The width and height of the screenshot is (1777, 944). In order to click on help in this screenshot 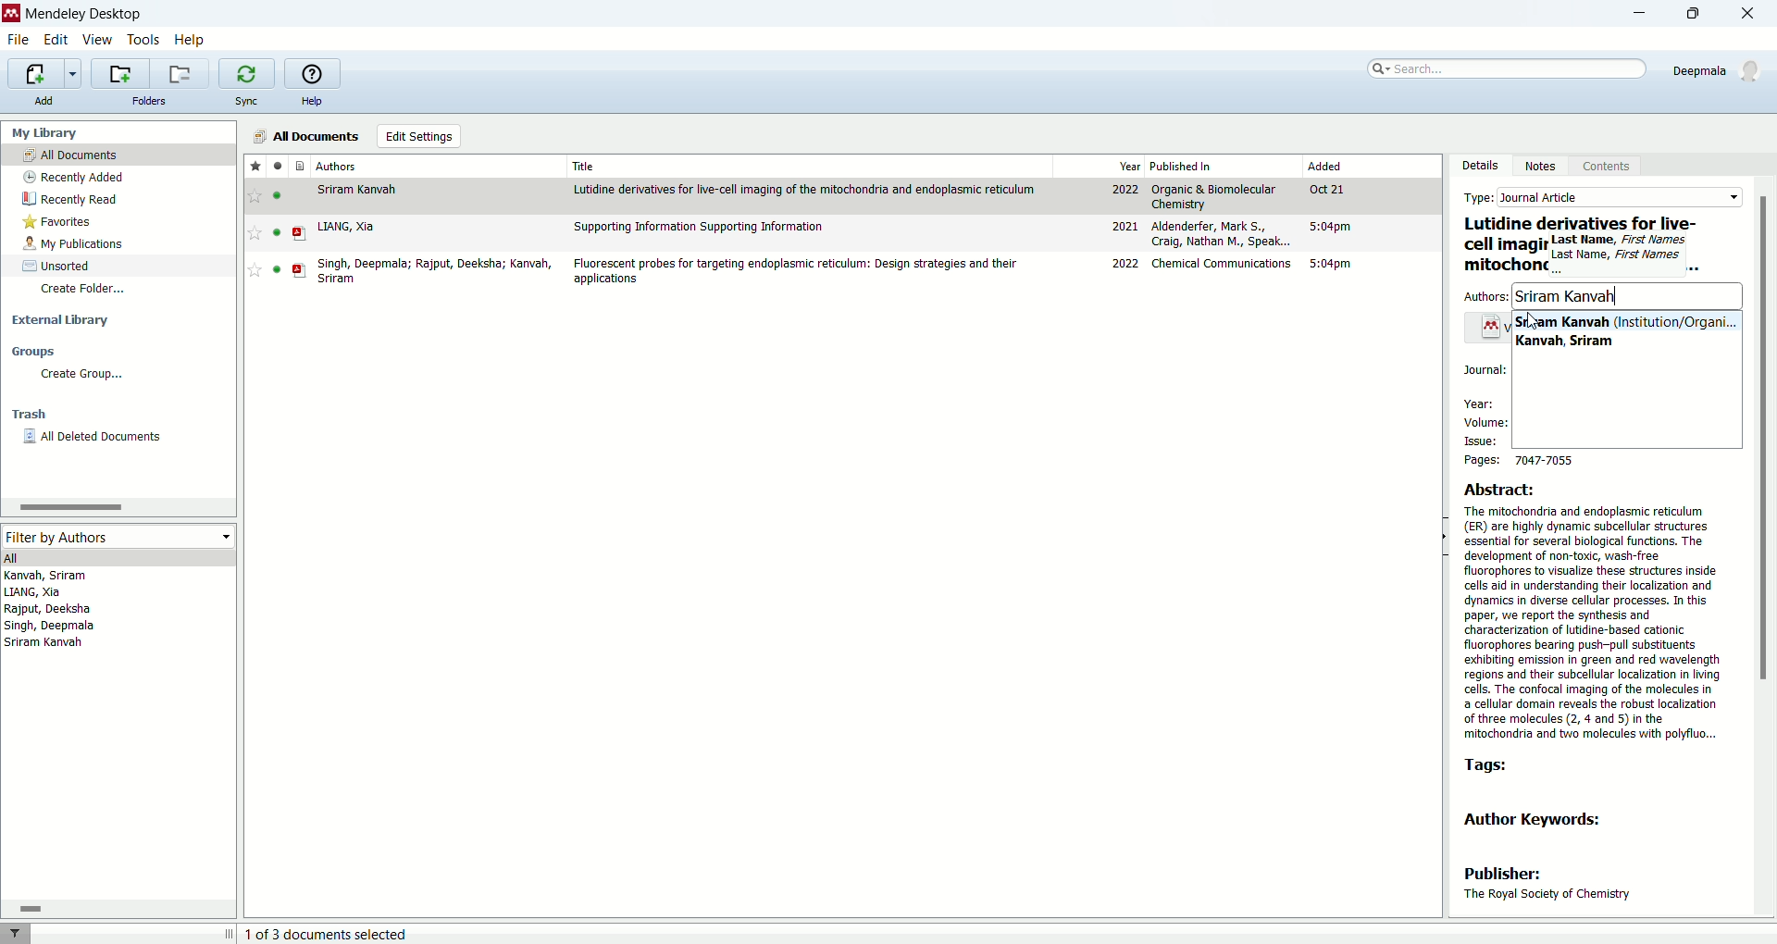, I will do `click(312, 101)`.